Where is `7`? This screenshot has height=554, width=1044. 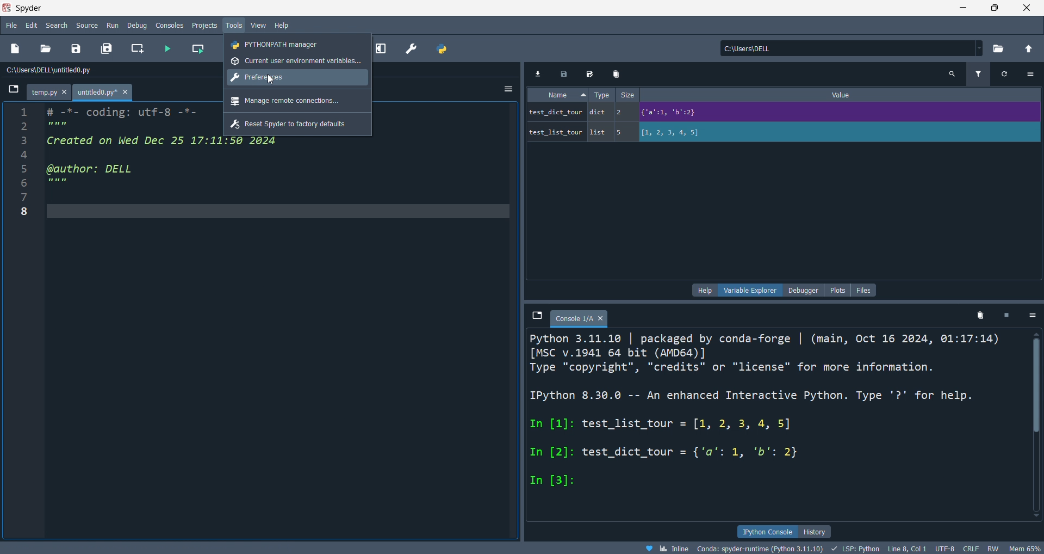
7 is located at coordinates (32, 198).